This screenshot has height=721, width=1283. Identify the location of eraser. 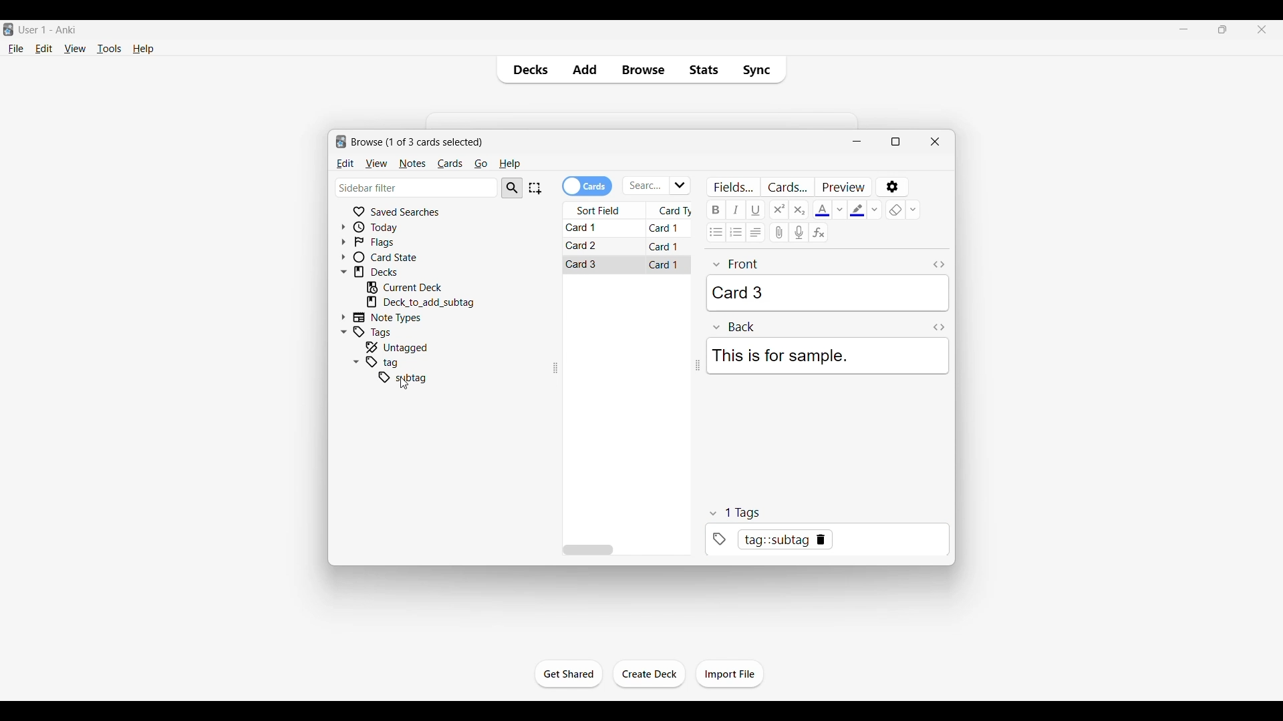
(895, 210).